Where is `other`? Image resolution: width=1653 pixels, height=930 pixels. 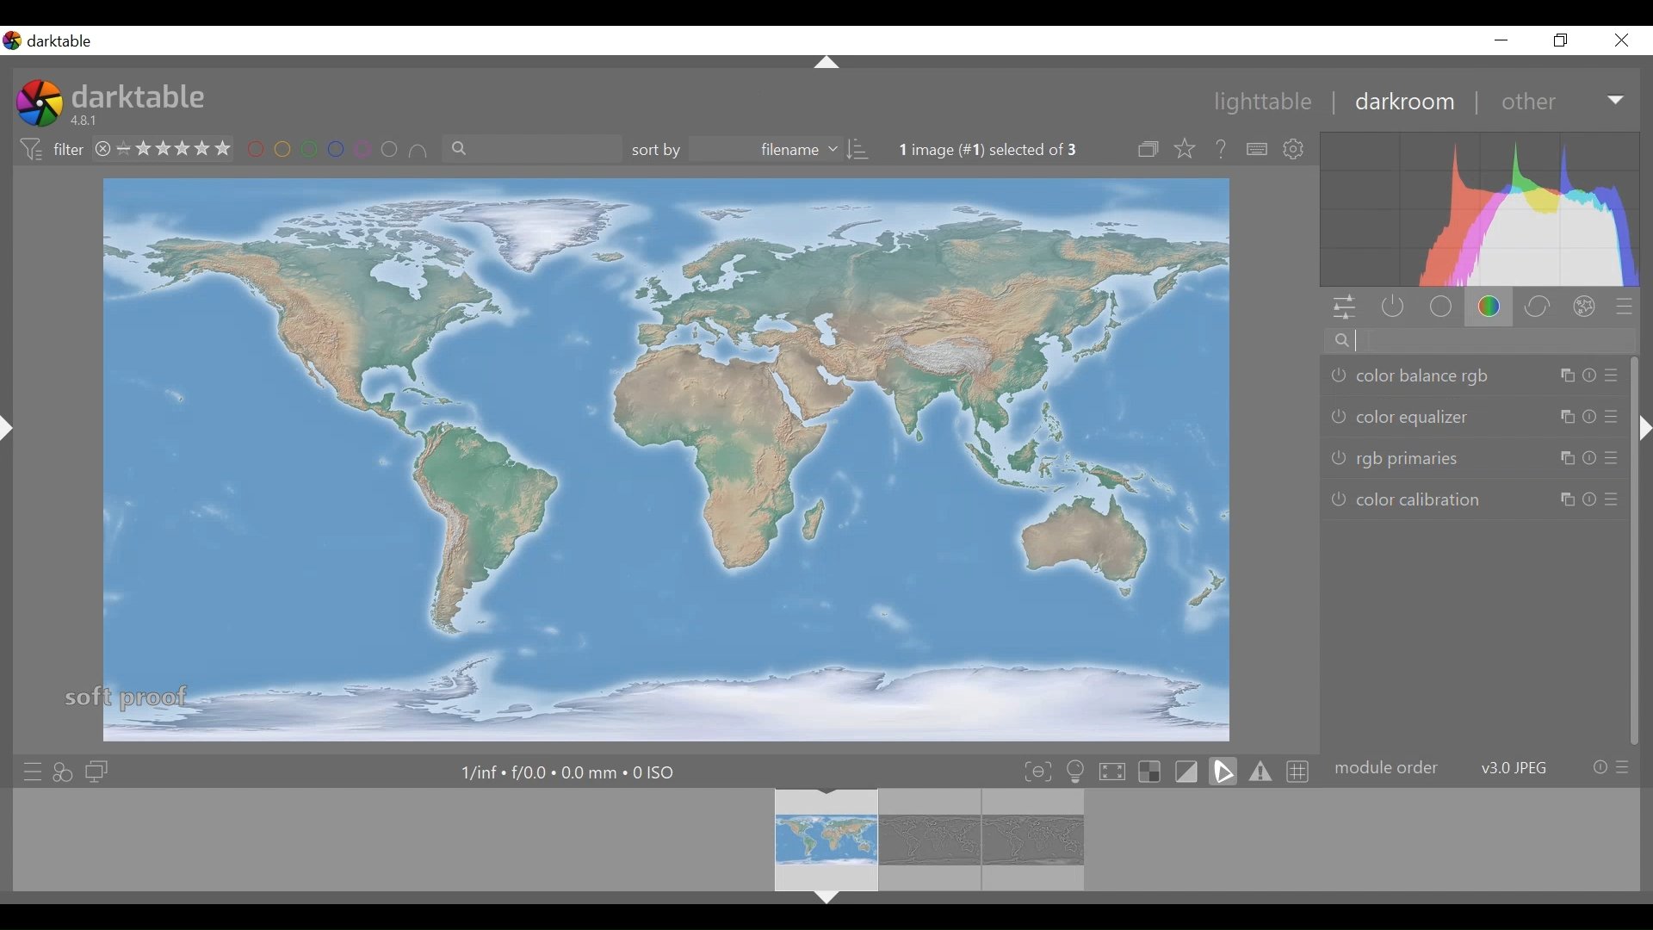
other is located at coordinates (1558, 102).